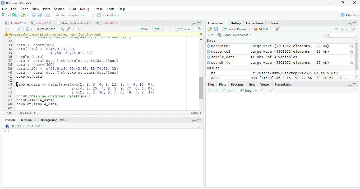 The width and height of the screenshot is (360, 189). What do you see at coordinates (6, 15) in the screenshot?
I see `new file` at bounding box center [6, 15].